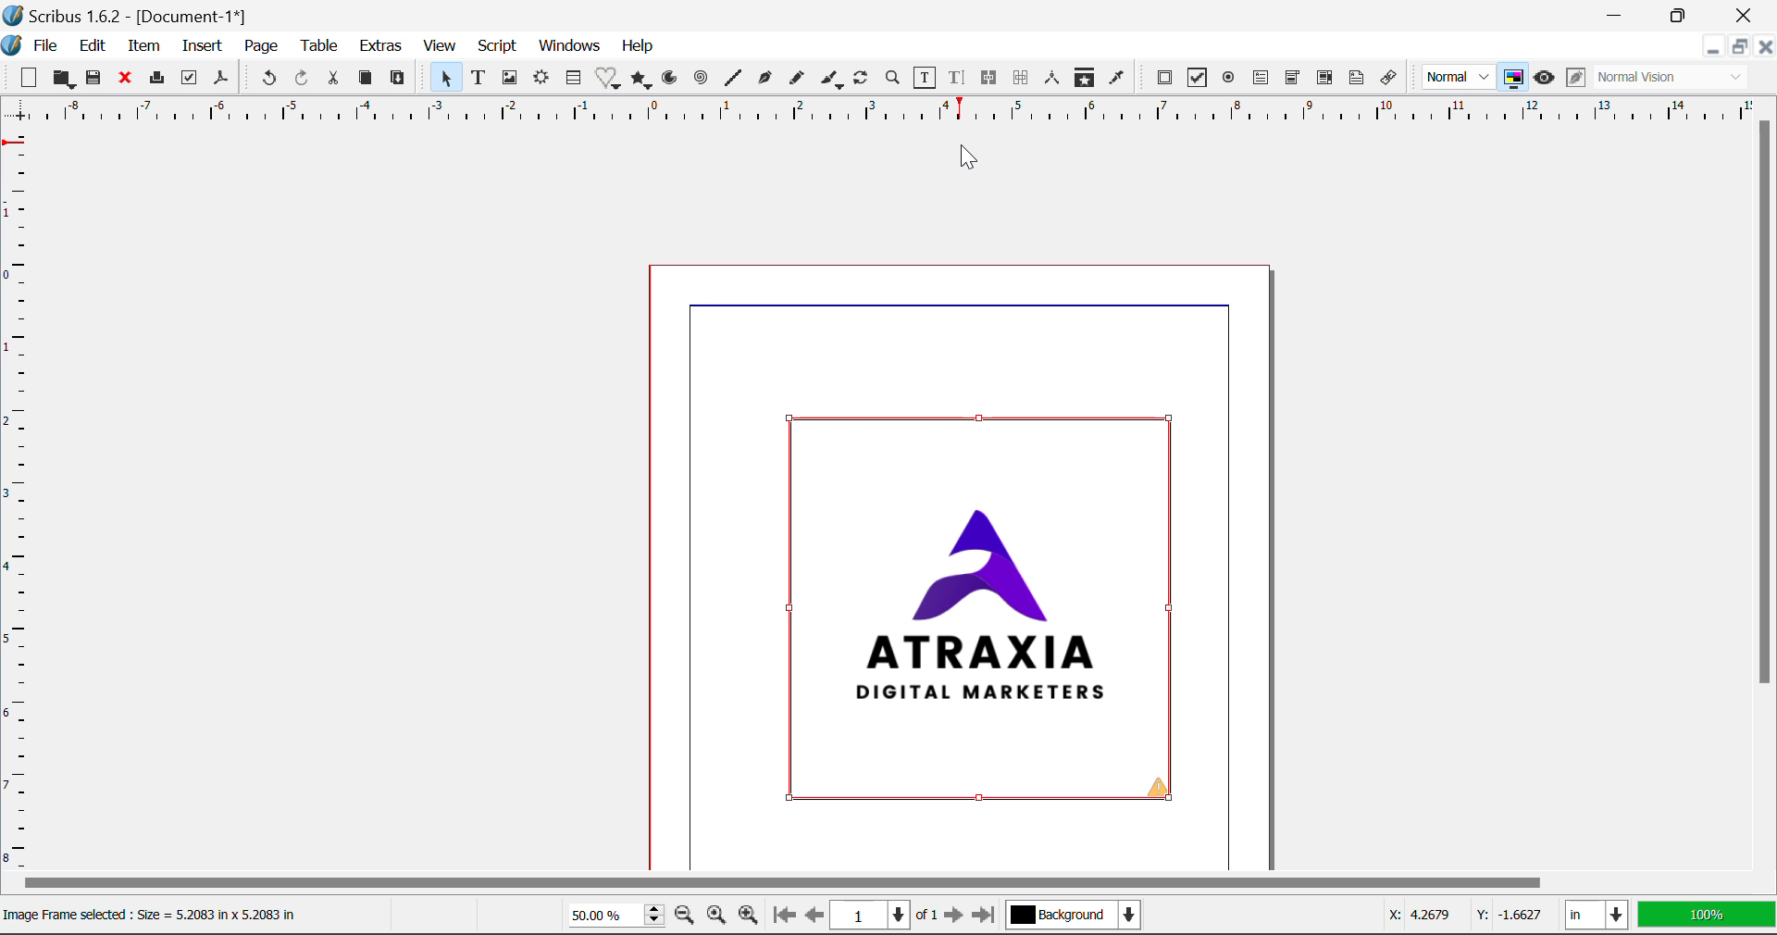 The image size is (1777, 935). What do you see at coordinates (267, 78) in the screenshot?
I see `Undo` at bounding box center [267, 78].